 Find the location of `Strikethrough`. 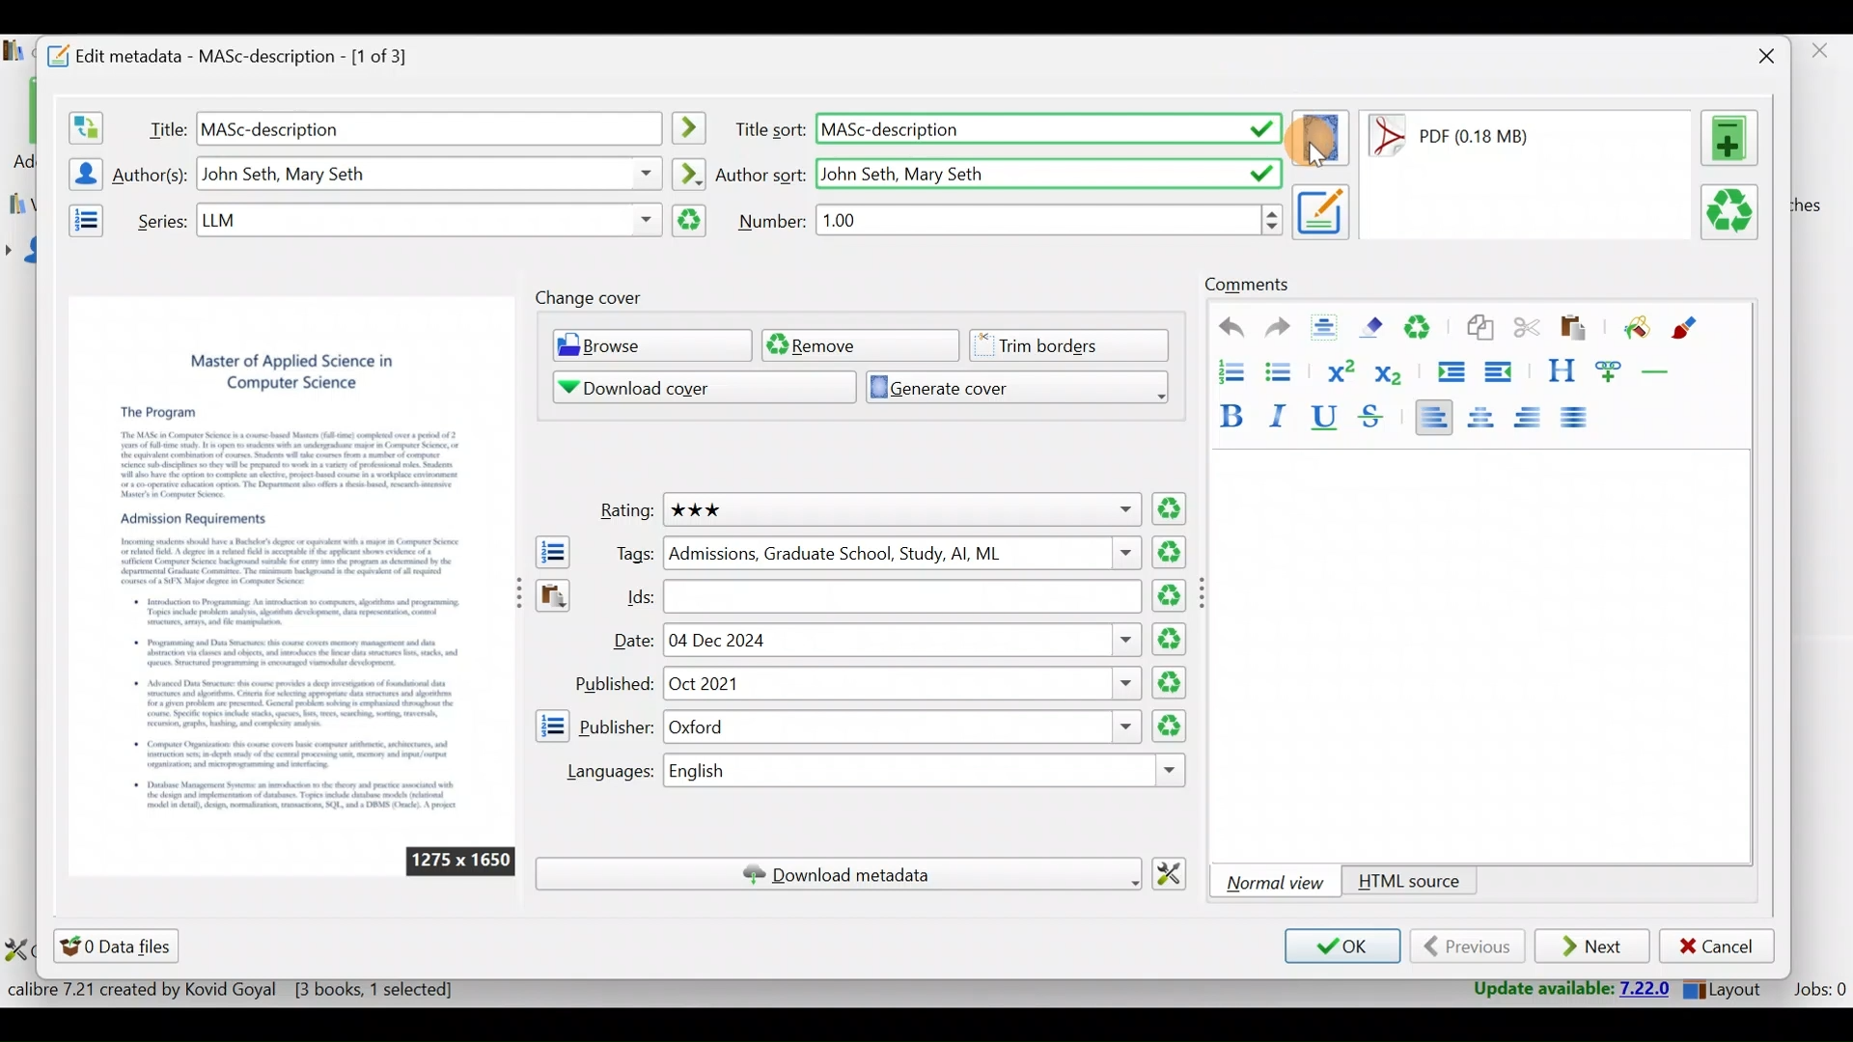

Strikethrough is located at coordinates (1373, 419).